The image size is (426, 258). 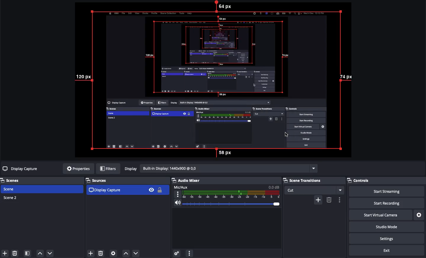 I want to click on Settings, so click(x=419, y=214).